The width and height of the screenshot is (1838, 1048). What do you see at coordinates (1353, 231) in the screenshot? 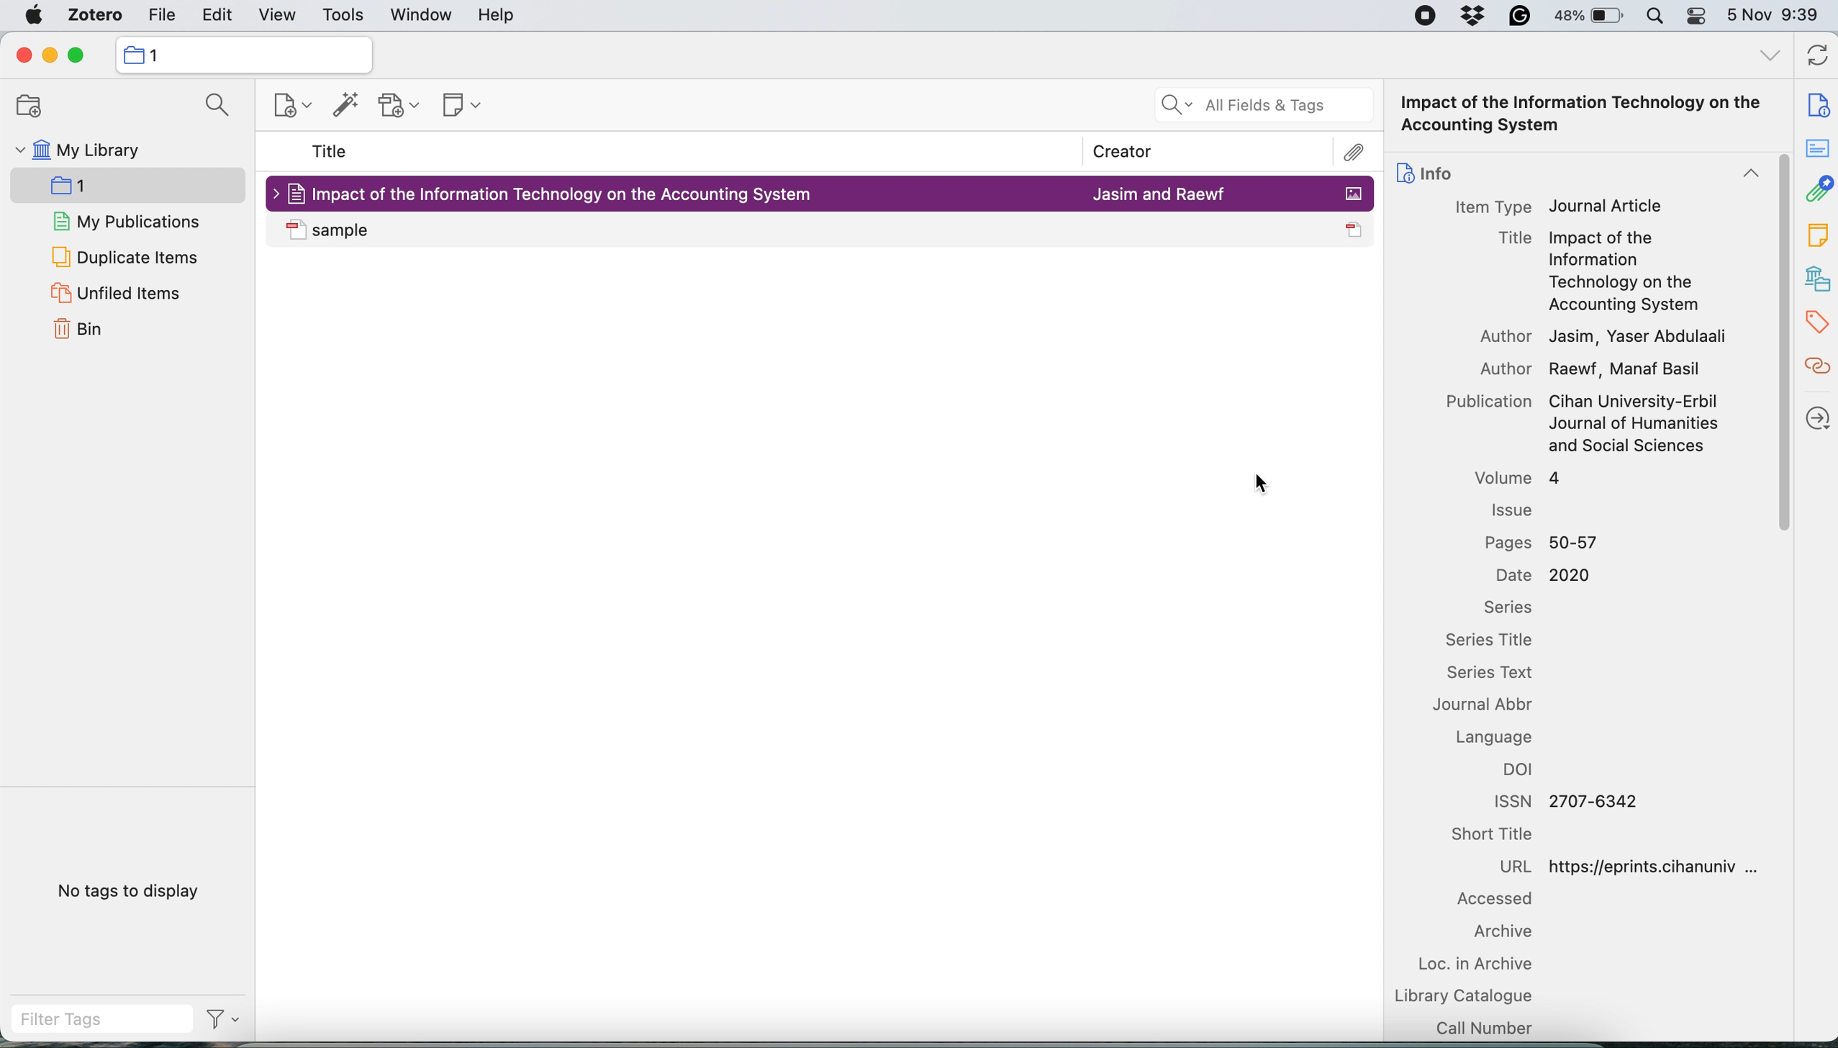
I see `document icon` at bounding box center [1353, 231].